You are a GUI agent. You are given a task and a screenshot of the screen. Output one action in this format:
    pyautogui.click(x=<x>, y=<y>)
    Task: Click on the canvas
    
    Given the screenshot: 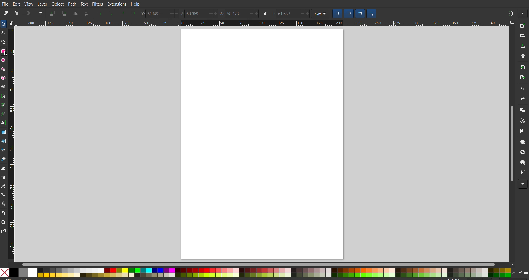 What is the action you would take?
    pyautogui.click(x=262, y=144)
    